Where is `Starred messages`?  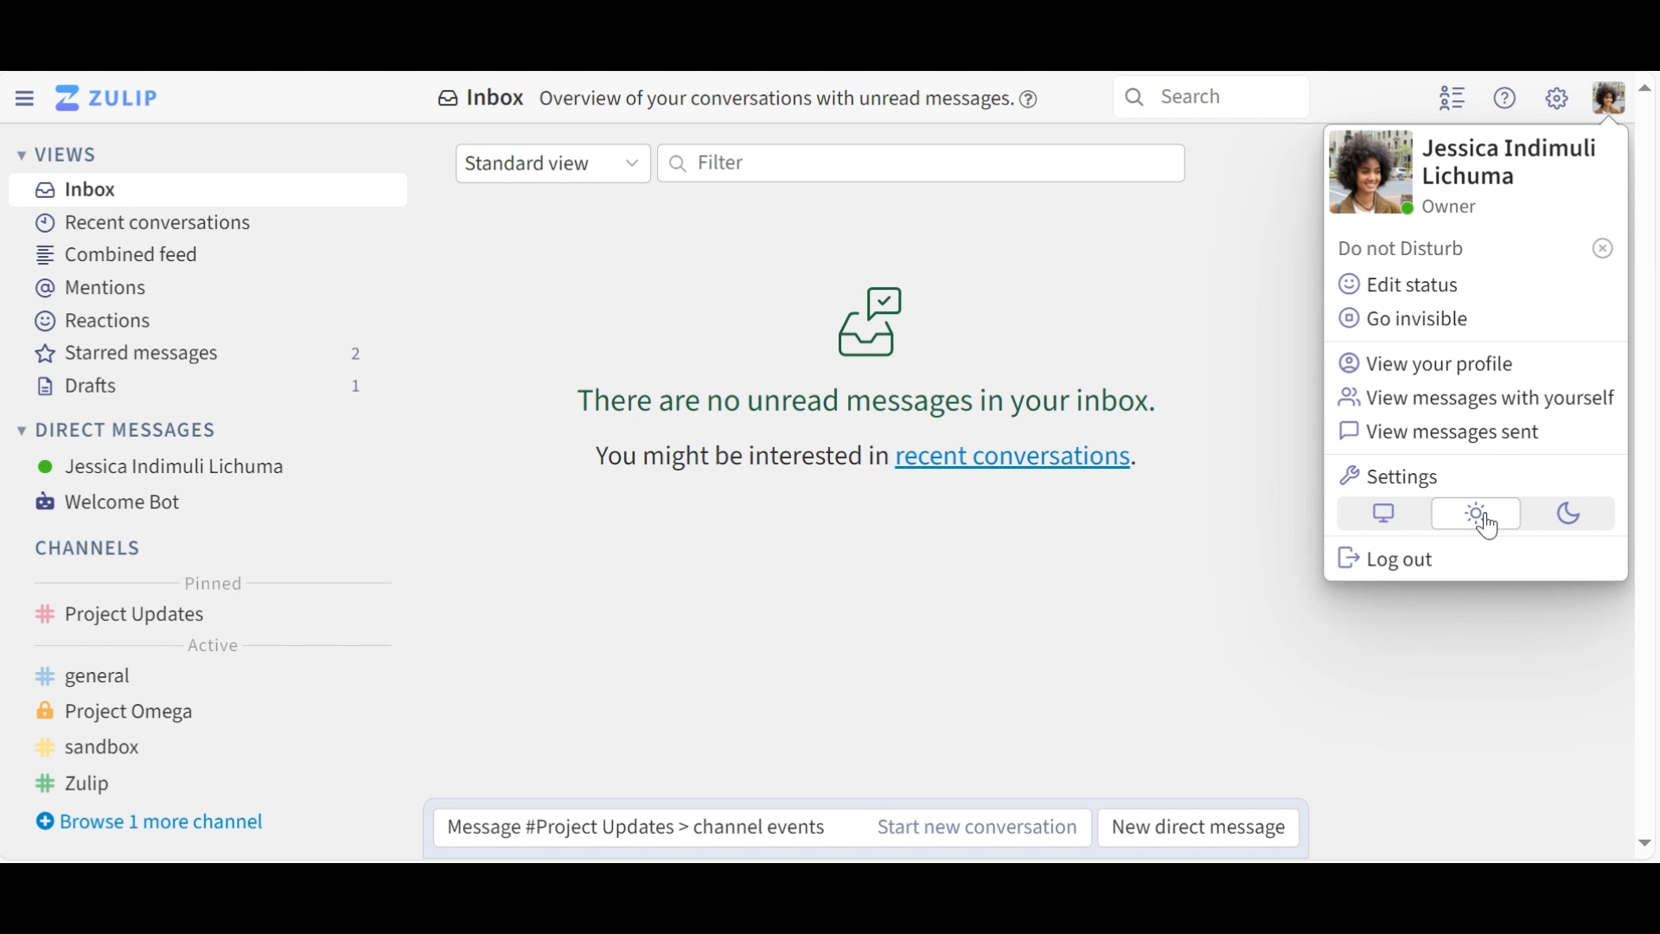
Starred messages is located at coordinates (203, 356).